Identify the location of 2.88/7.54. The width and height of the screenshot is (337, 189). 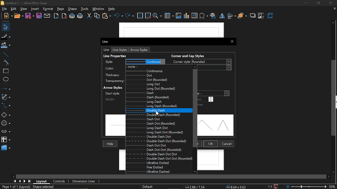
(195, 186).